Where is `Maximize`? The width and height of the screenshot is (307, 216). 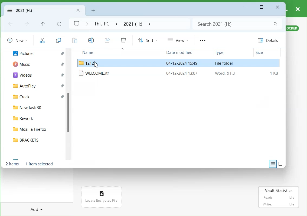
Maximize is located at coordinates (262, 7).